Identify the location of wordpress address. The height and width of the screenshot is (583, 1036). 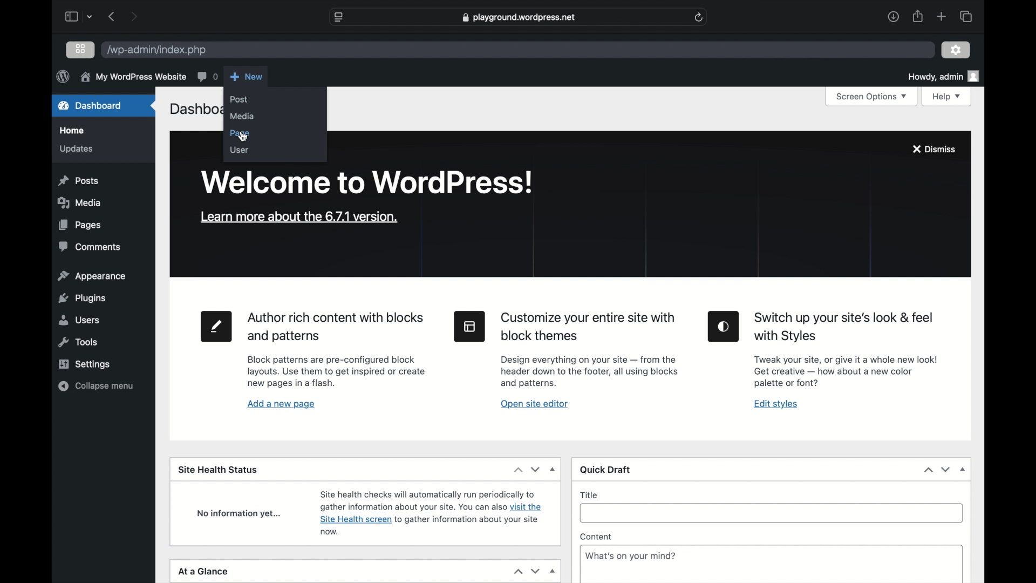
(156, 51).